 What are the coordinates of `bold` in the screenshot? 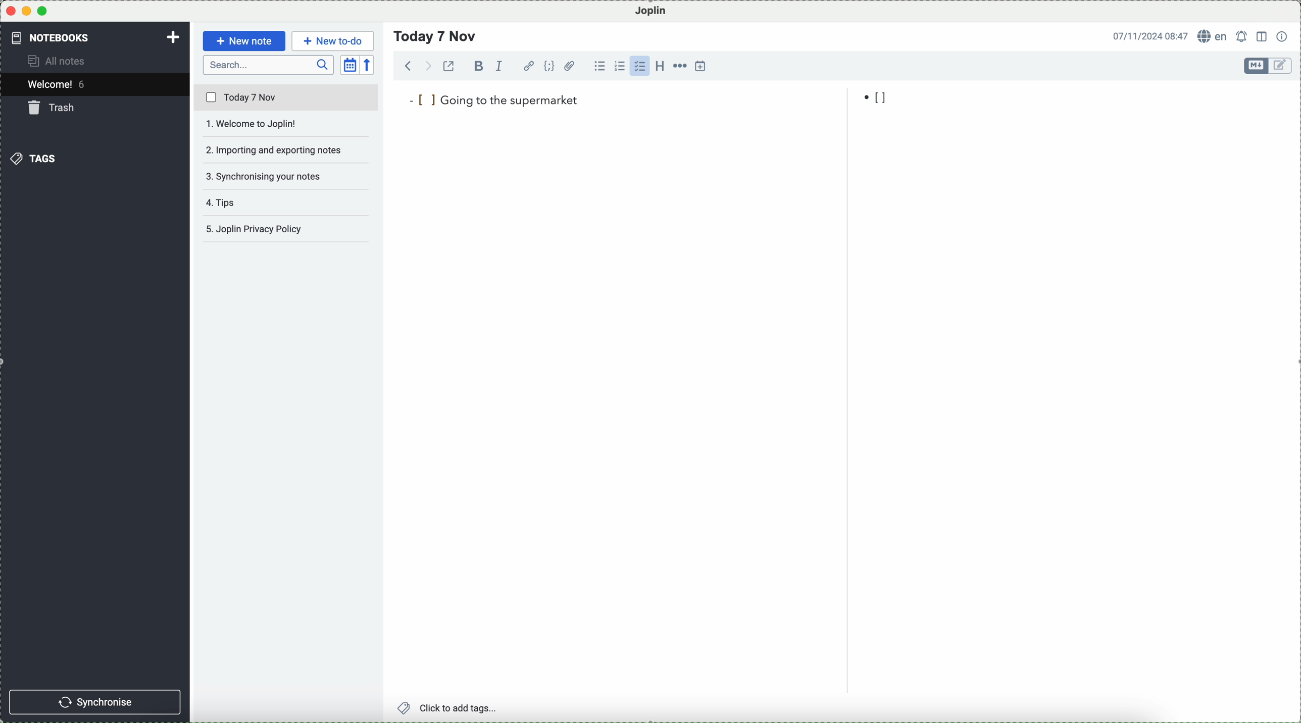 It's located at (477, 66).